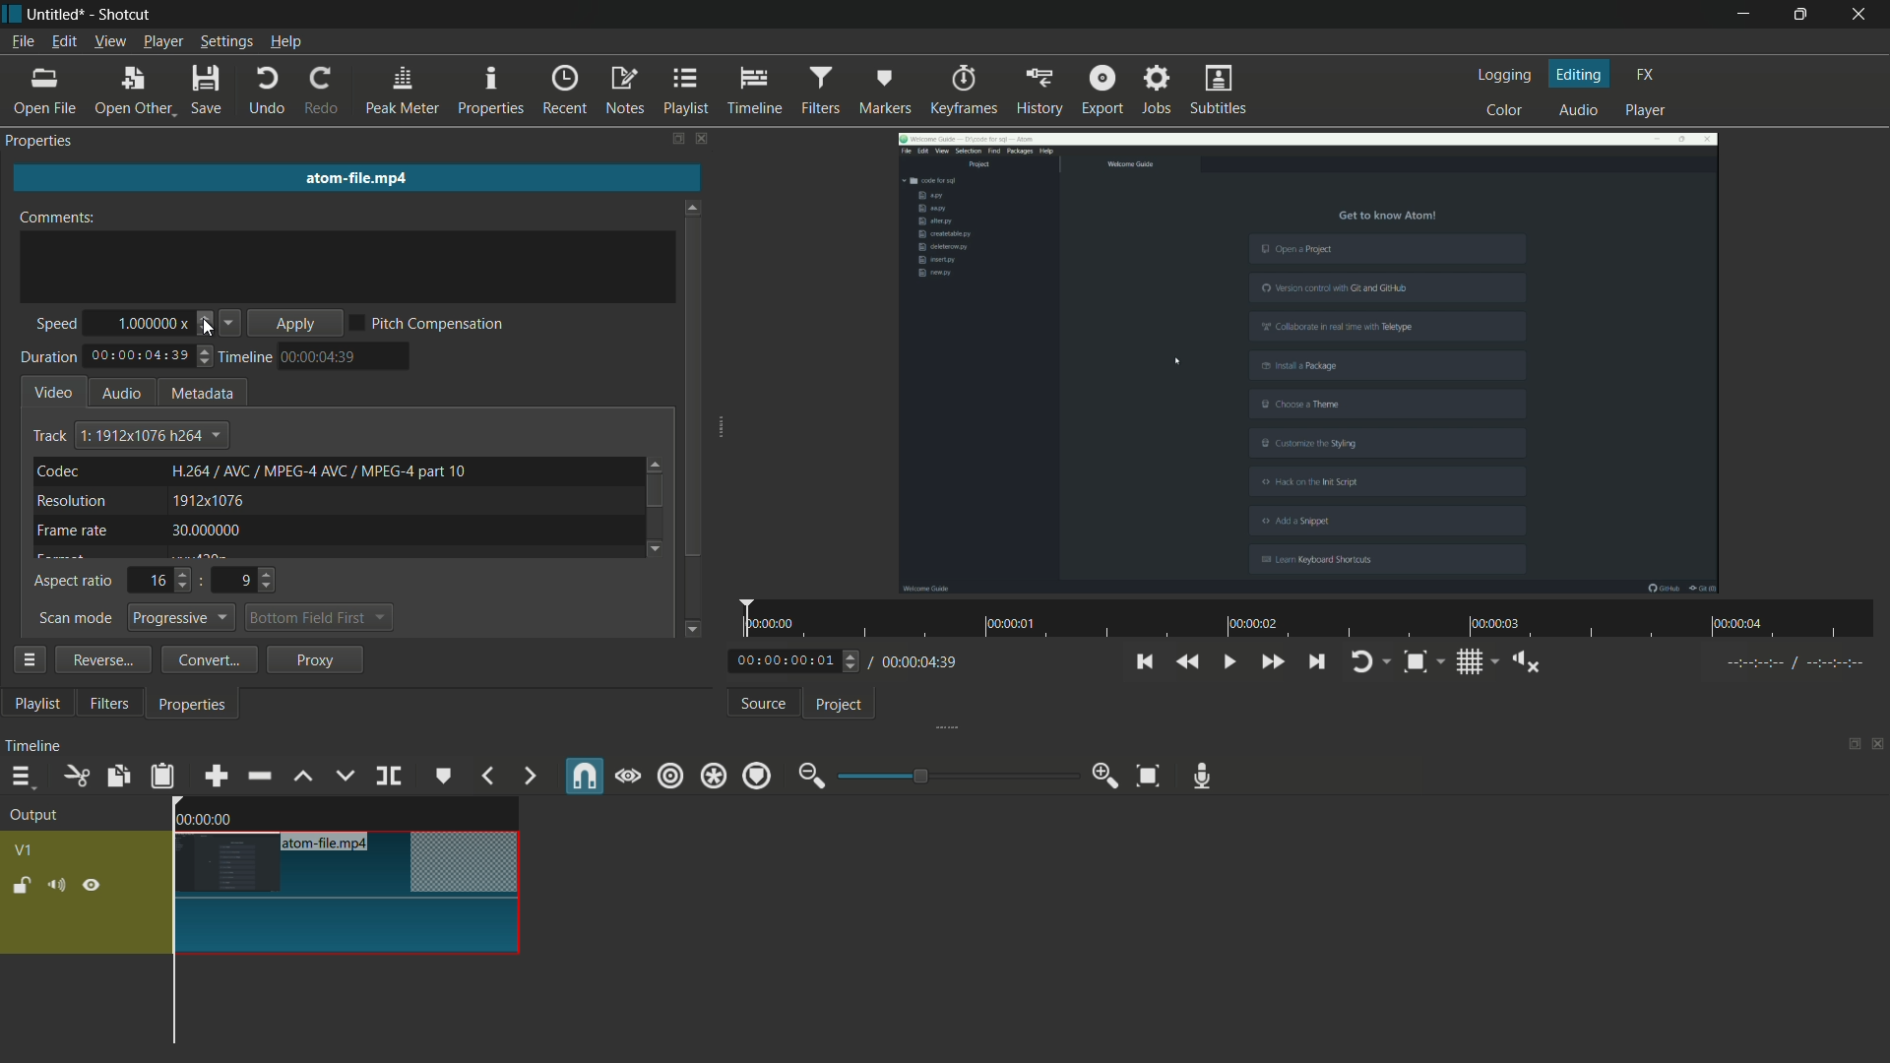 The image size is (1890, 1063). What do you see at coordinates (117, 777) in the screenshot?
I see `copy` at bounding box center [117, 777].